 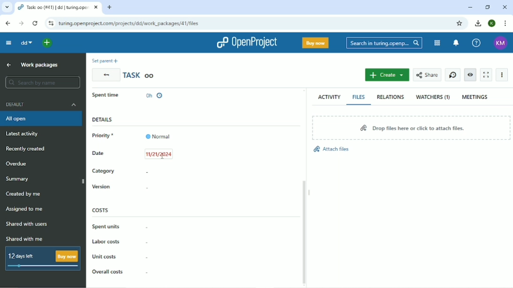 What do you see at coordinates (149, 228) in the screenshot?
I see `-` at bounding box center [149, 228].